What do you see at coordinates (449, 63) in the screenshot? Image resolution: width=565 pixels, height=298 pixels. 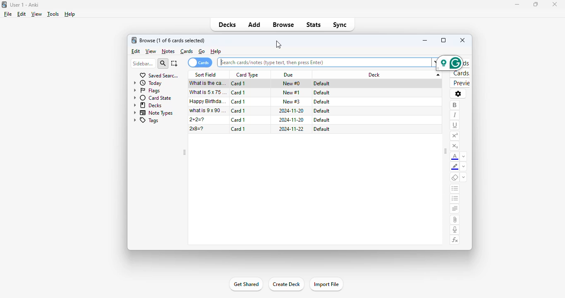 I see `grammarly extension` at bounding box center [449, 63].